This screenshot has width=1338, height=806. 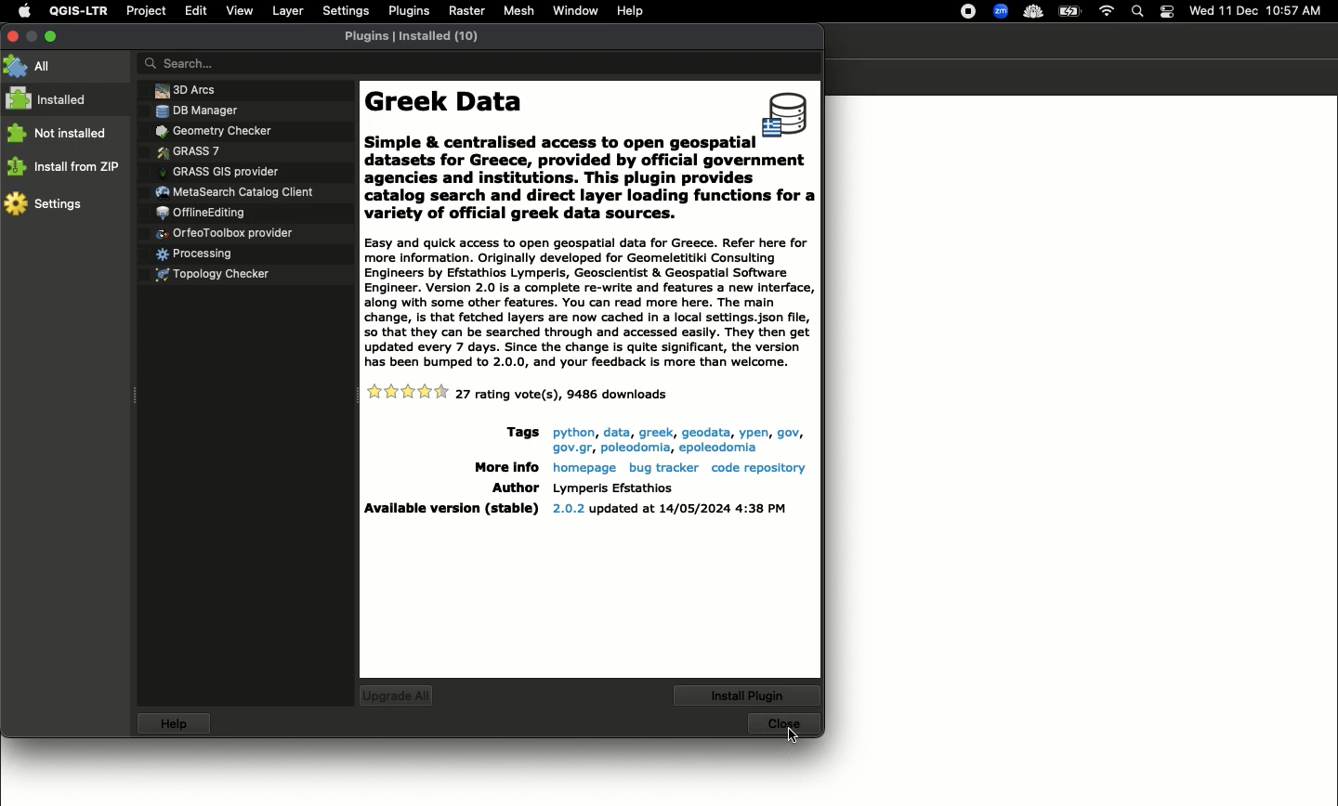 What do you see at coordinates (52, 33) in the screenshot?
I see `Maximize` at bounding box center [52, 33].